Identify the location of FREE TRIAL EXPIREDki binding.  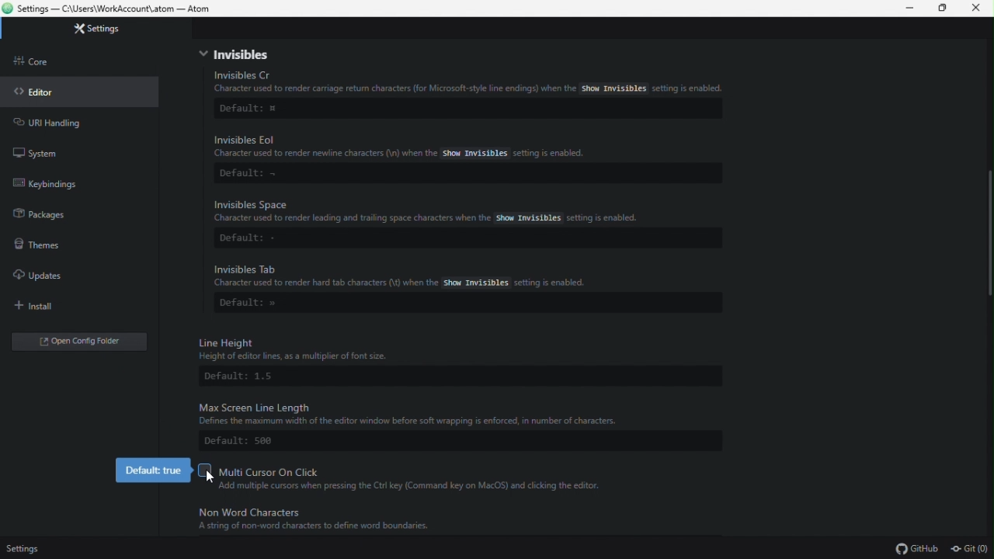
(77, 186).